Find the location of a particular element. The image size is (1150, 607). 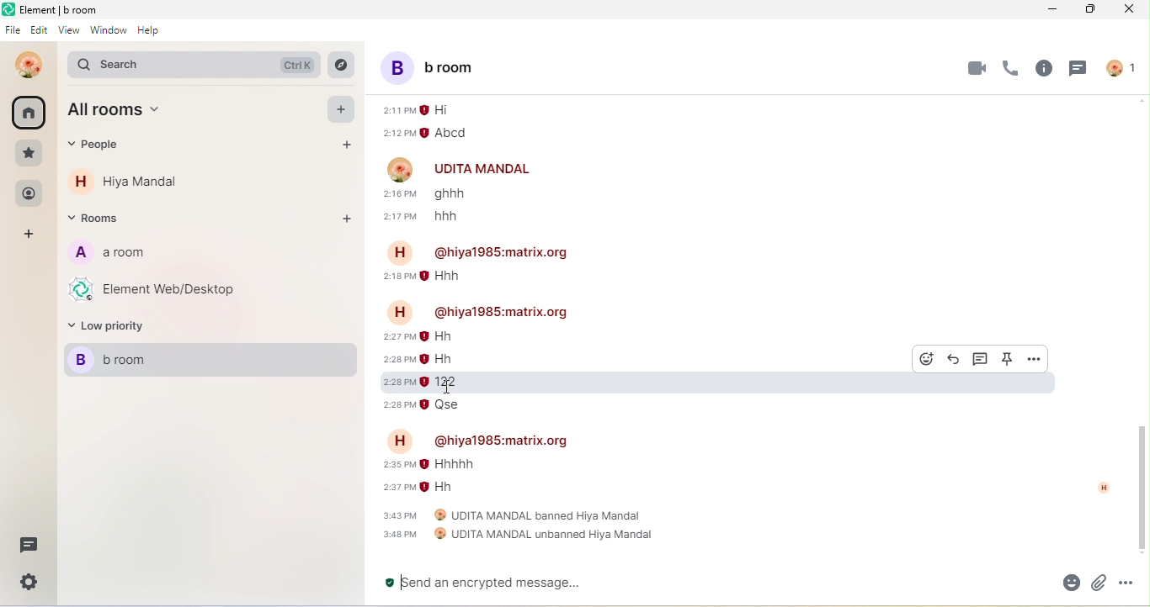

2:18 pm Hhh is located at coordinates (421, 277).